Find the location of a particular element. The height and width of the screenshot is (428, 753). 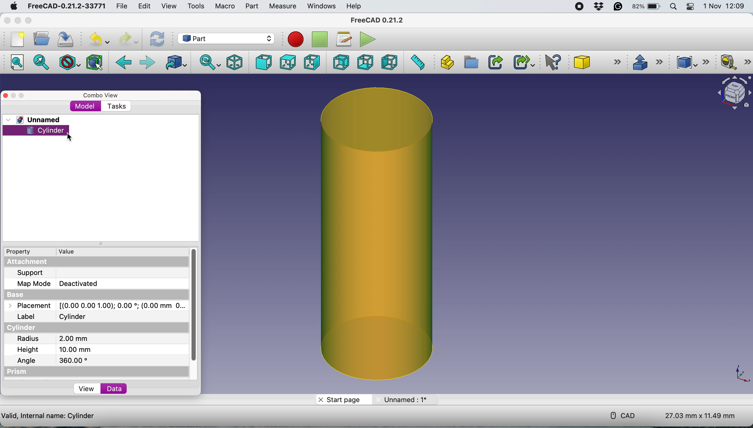

cube is located at coordinates (598, 61).